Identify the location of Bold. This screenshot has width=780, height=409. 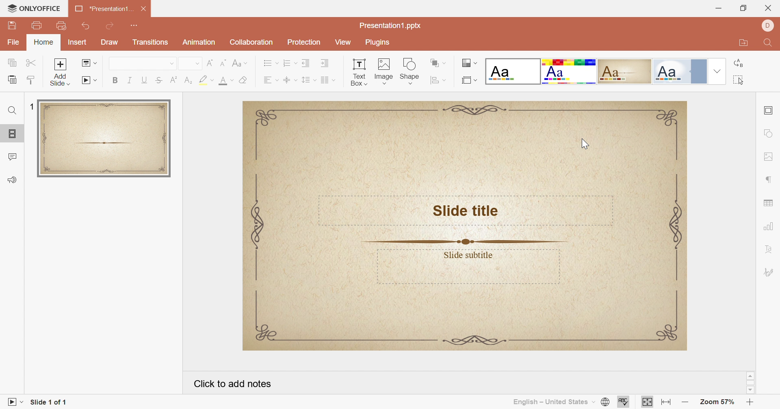
(115, 81).